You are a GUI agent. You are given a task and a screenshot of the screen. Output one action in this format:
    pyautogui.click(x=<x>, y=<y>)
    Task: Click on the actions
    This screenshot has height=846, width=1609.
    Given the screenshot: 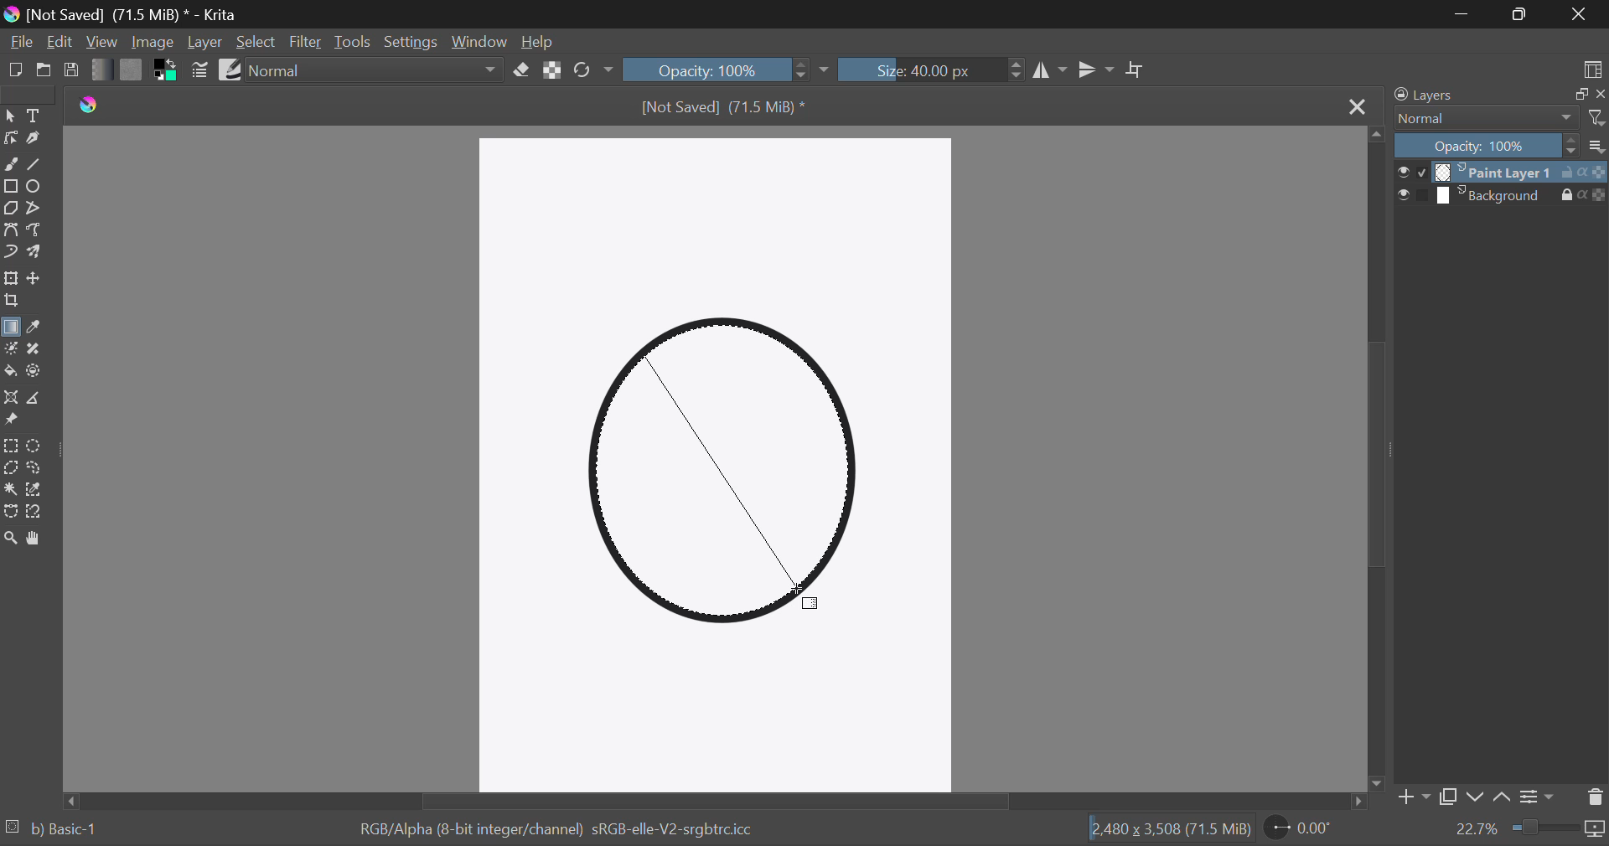 What is the action you would take?
    pyautogui.click(x=1583, y=194)
    